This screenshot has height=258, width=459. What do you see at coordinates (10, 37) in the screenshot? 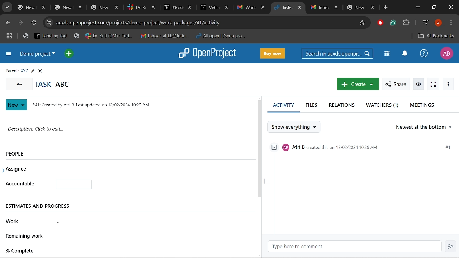
I see `Tab groups` at bounding box center [10, 37].